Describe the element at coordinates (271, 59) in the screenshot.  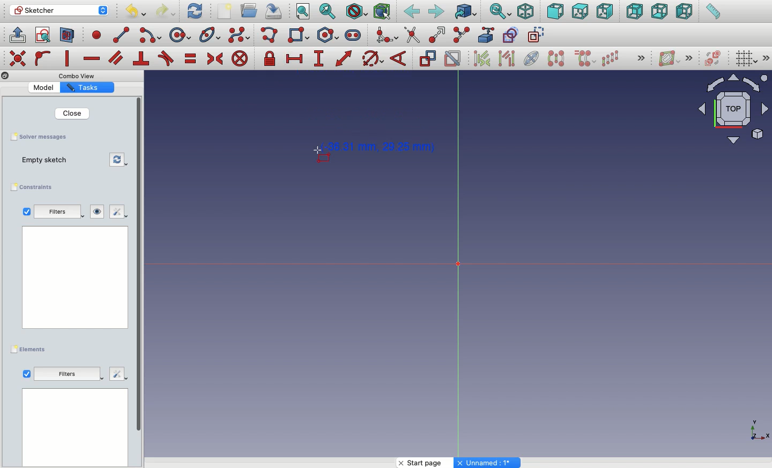
I see `constrain lock` at that location.